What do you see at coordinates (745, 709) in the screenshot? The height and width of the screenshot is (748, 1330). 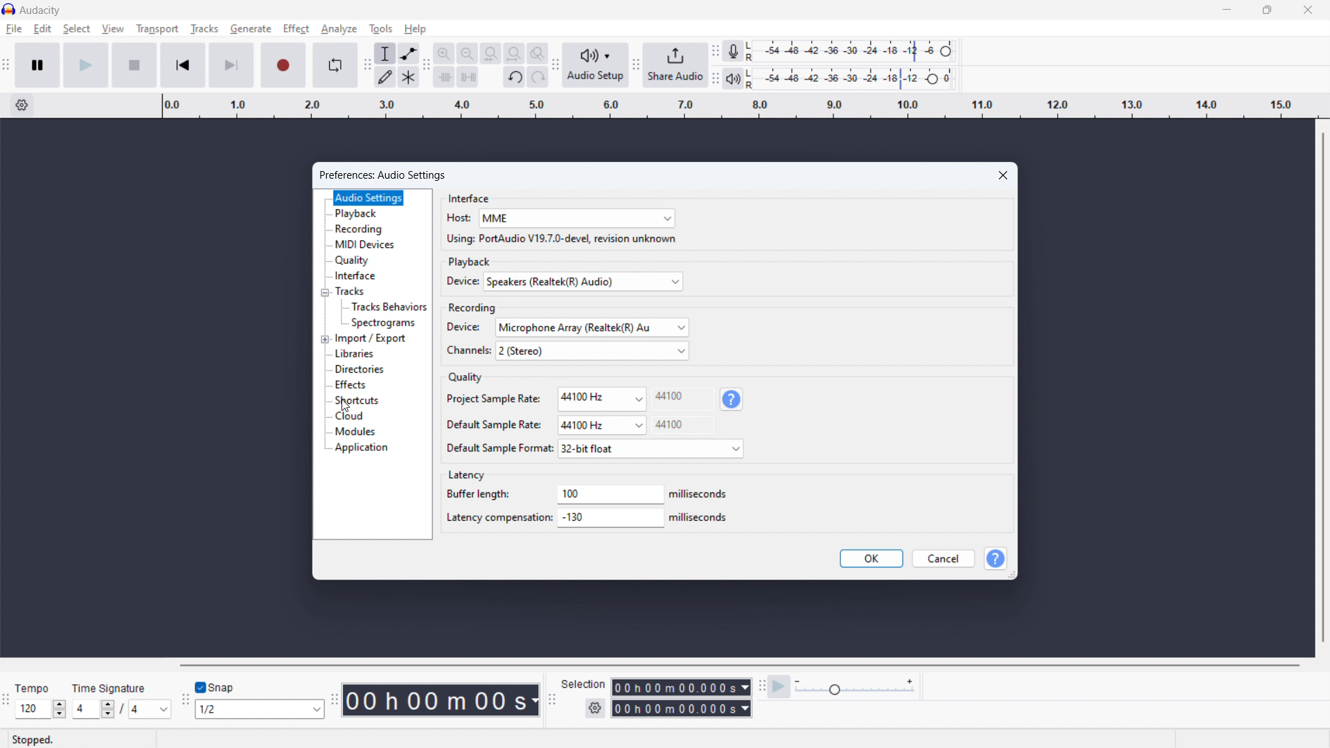 I see `Duration measurement` at bounding box center [745, 709].